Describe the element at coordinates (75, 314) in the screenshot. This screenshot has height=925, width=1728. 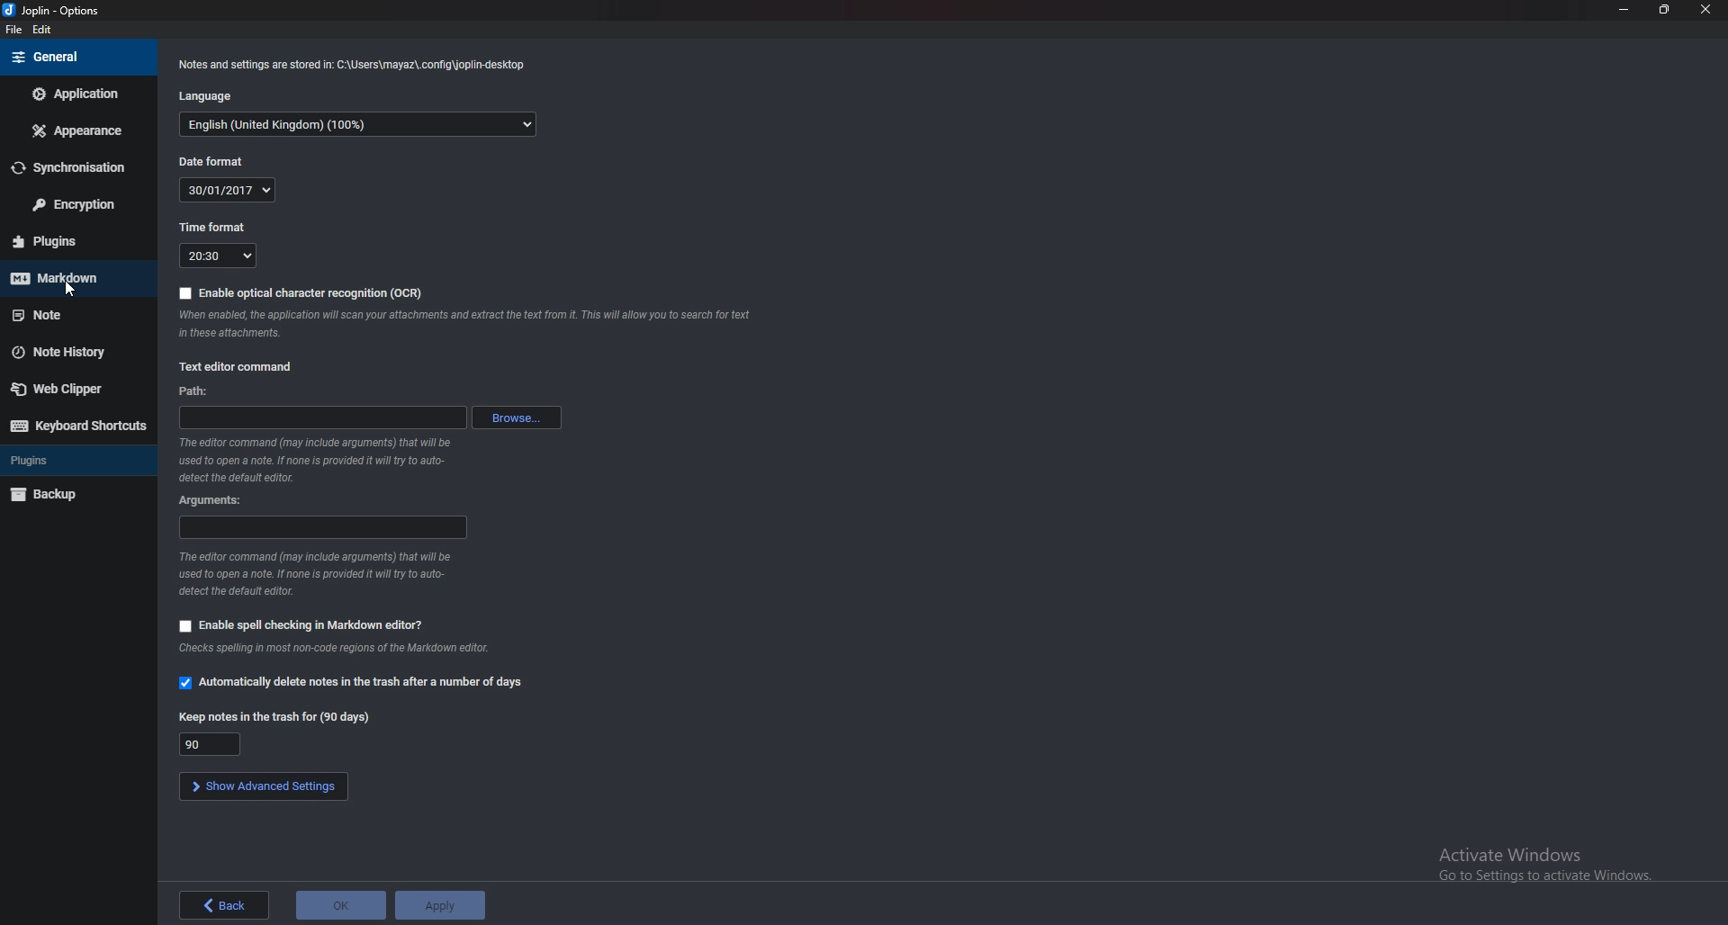
I see `note` at that location.